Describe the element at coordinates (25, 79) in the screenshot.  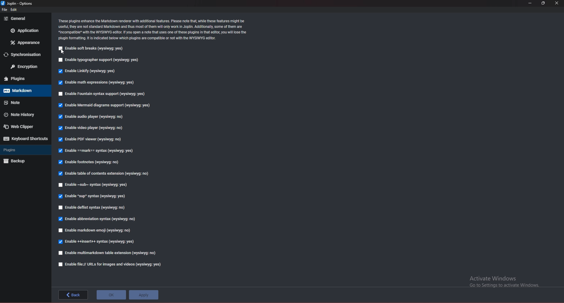
I see `plugins` at that location.